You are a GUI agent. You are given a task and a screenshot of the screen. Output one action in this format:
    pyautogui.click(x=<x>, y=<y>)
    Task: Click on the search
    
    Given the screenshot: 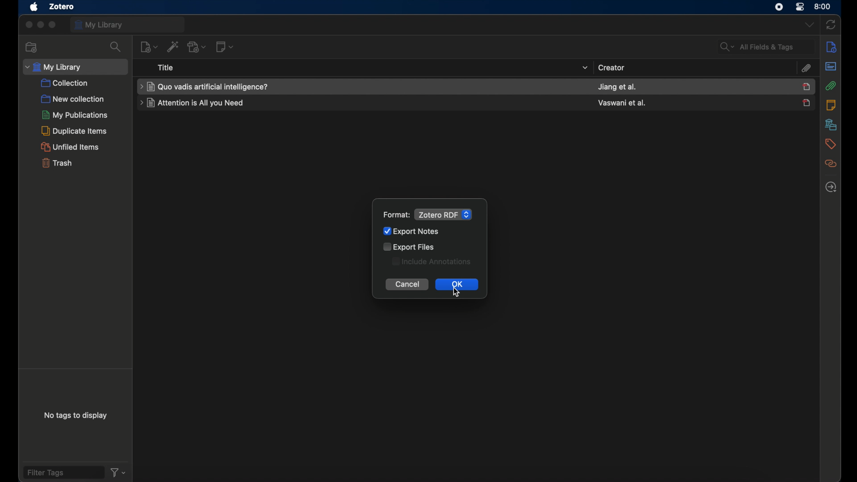 What is the action you would take?
    pyautogui.click(x=116, y=47)
    